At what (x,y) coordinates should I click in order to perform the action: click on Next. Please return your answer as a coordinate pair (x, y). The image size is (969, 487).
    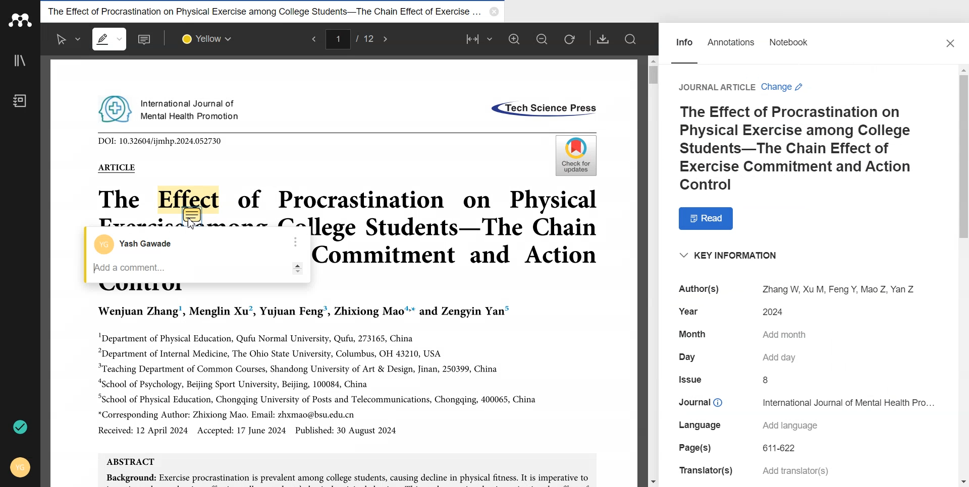
    Looking at the image, I should click on (385, 39).